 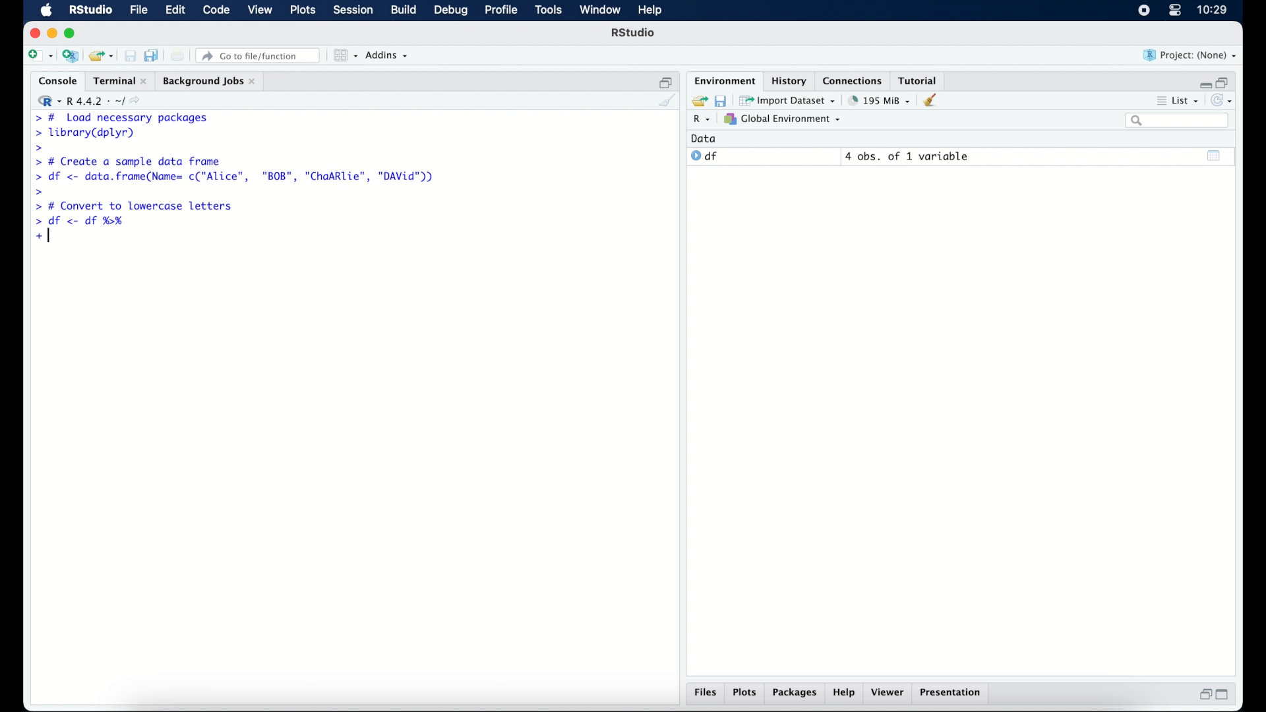 What do you see at coordinates (116, 80) in the screenshot?
I see `Terminal` at bounding box center [116, 80].